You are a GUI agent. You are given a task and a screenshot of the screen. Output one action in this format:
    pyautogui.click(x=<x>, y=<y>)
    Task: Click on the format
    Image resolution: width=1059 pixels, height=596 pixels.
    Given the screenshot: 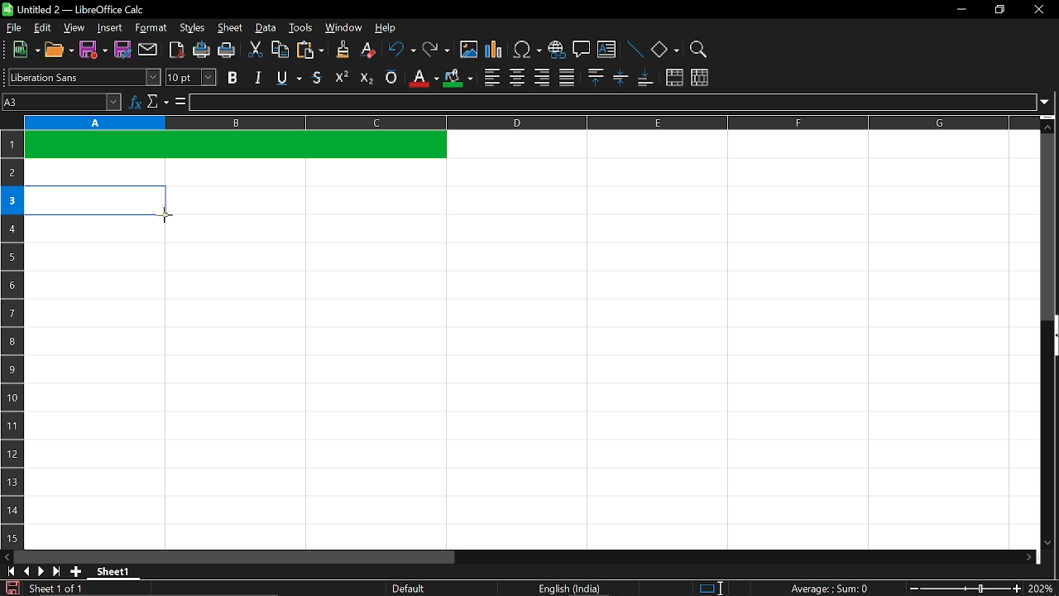 What is the action you would take?
    pyautogui.click(x=151, y=28)
    